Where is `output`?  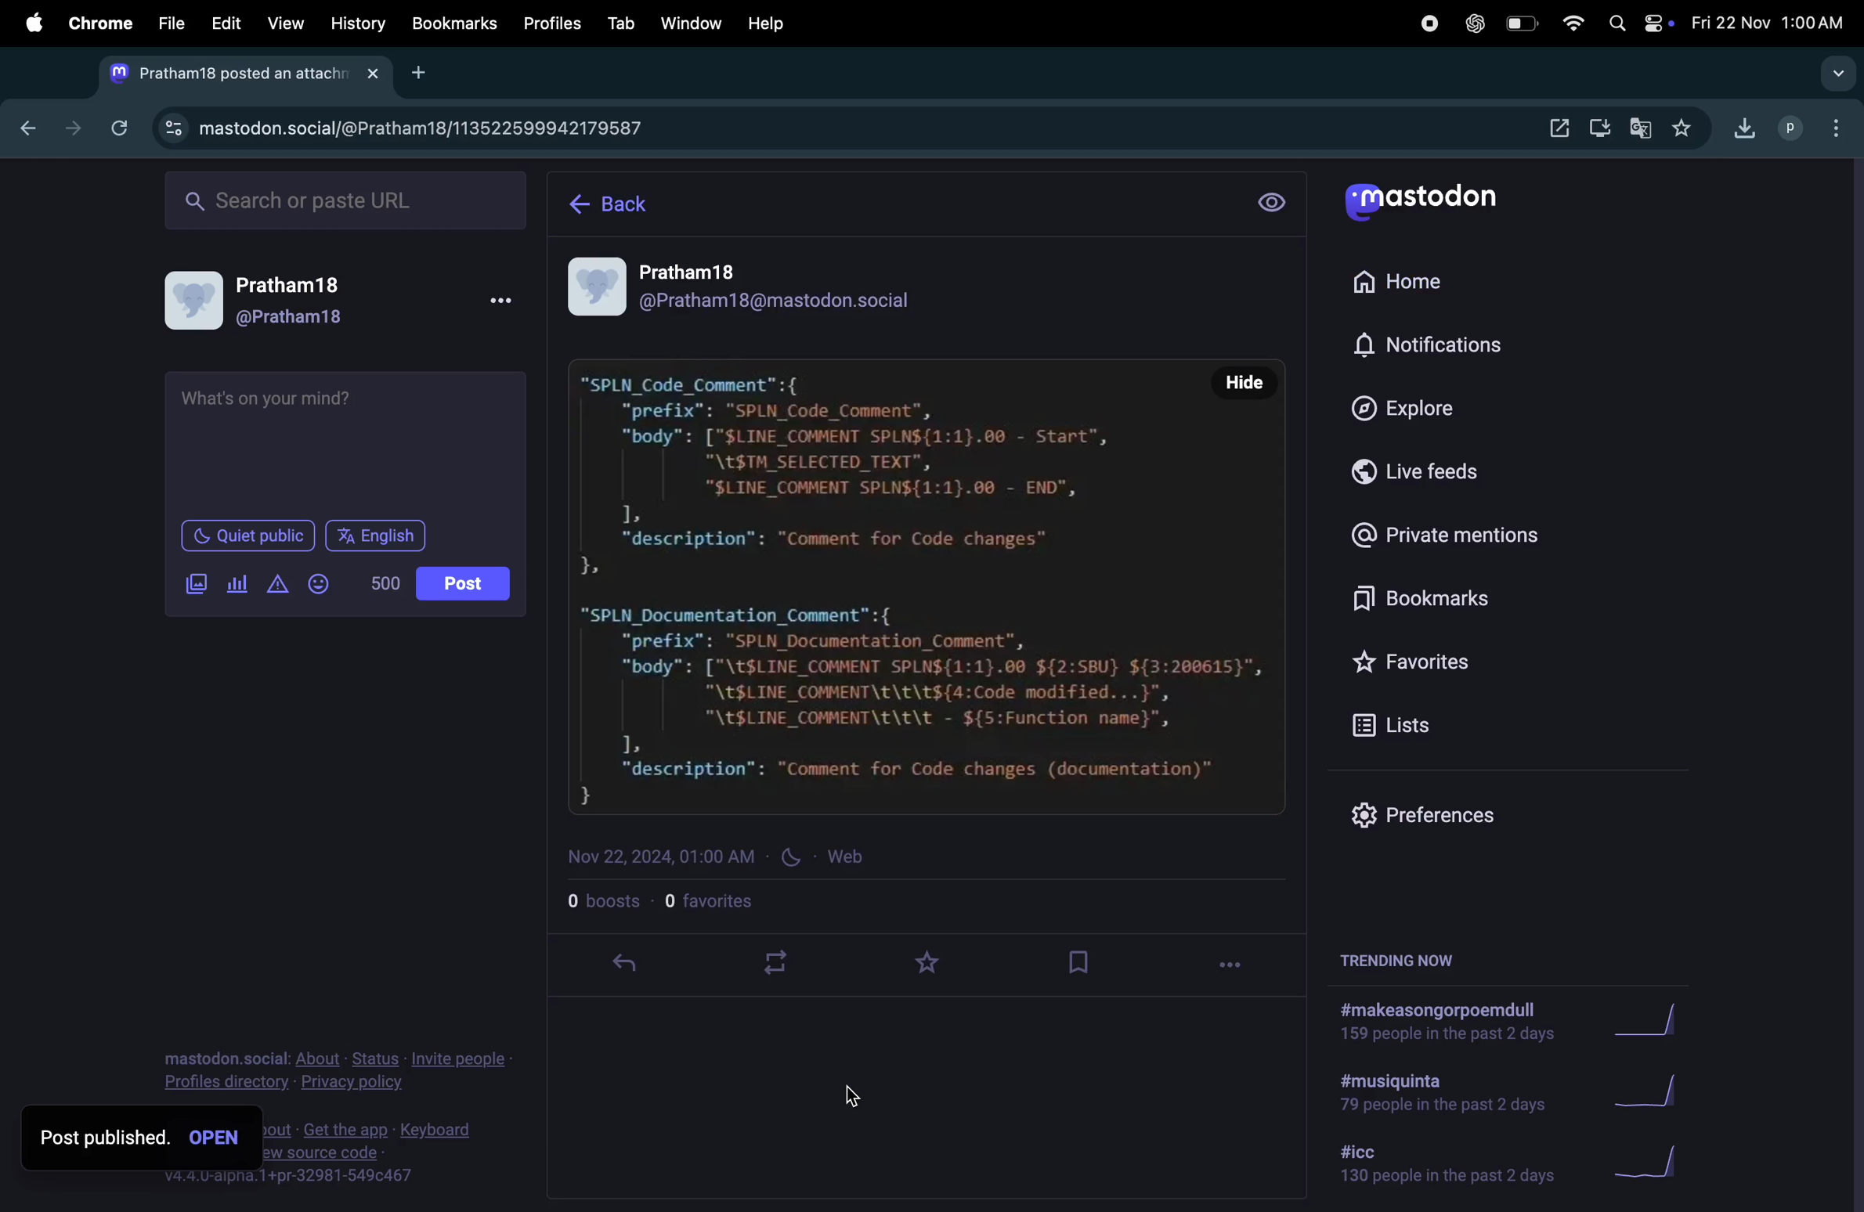 output is located at coordinates (1559, 126).